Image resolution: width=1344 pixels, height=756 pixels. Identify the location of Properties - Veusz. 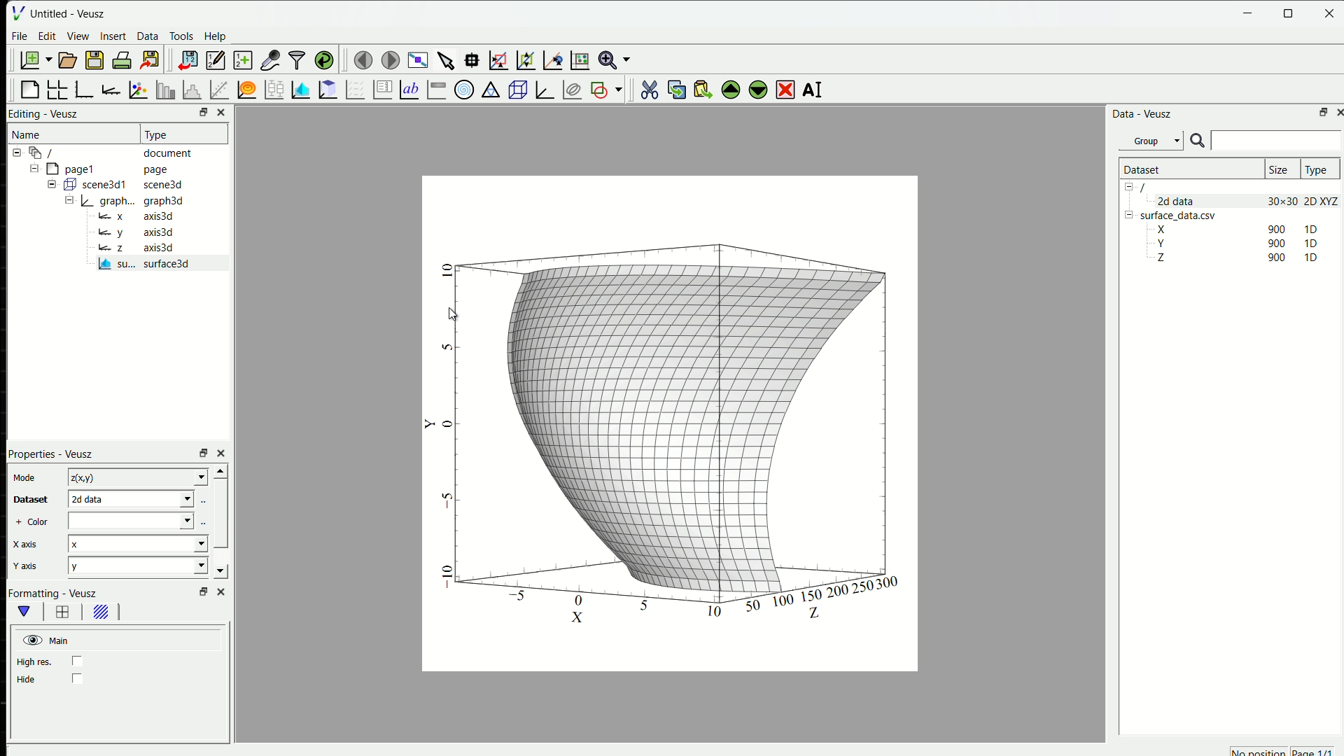
(52, 455).